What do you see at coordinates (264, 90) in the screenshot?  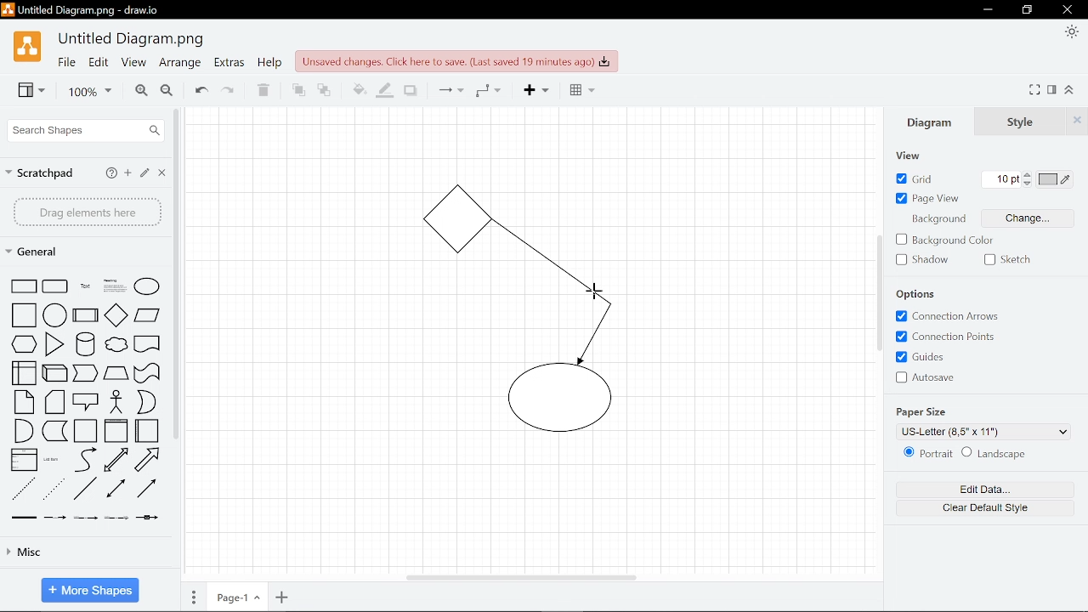 I see `Delete` at bounding box center [264, 90].